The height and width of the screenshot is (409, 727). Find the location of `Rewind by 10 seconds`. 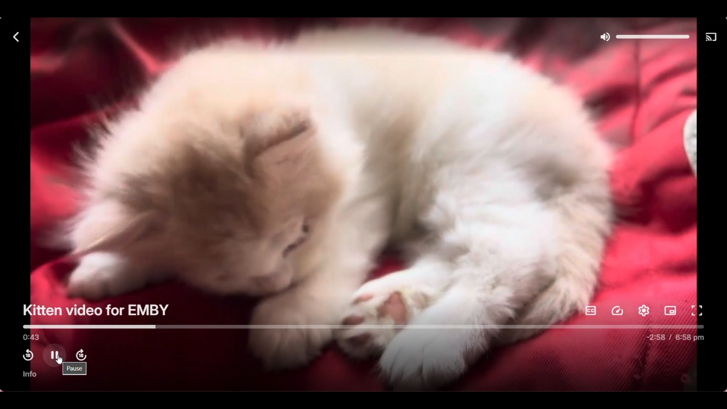

Rewind by 10 seconds is located at coordinates (28, 355).